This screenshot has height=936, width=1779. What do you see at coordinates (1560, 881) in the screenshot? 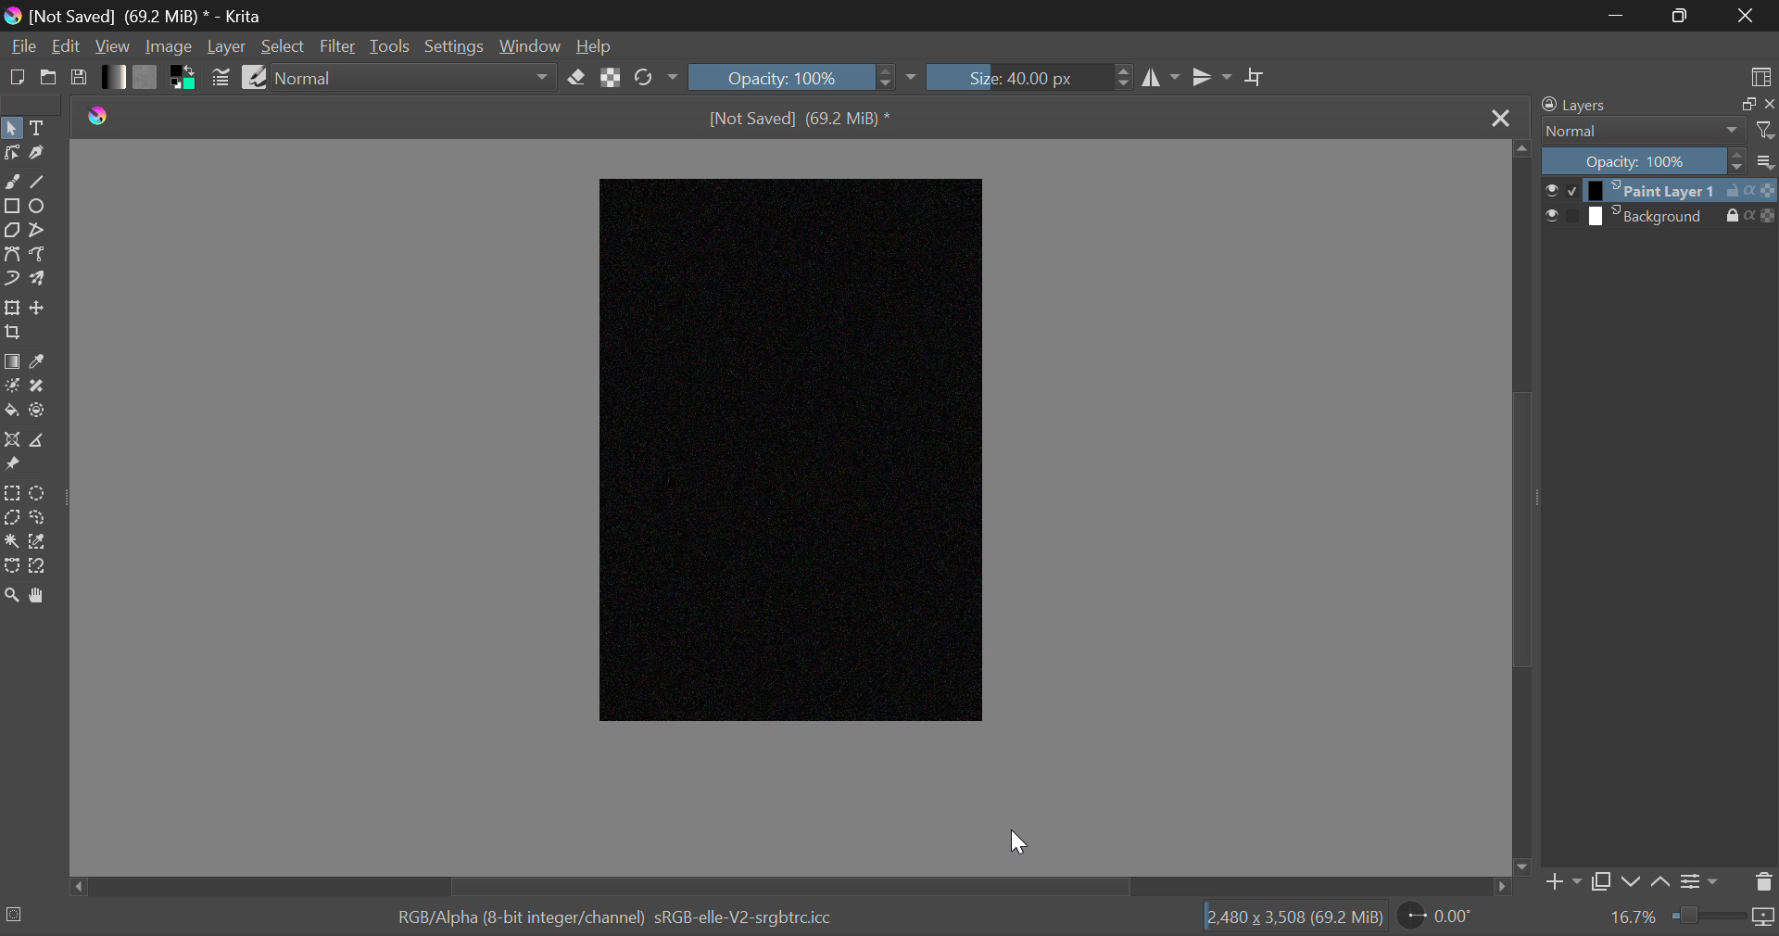
I see `Add Layer` at bounding box center [1560, 881].